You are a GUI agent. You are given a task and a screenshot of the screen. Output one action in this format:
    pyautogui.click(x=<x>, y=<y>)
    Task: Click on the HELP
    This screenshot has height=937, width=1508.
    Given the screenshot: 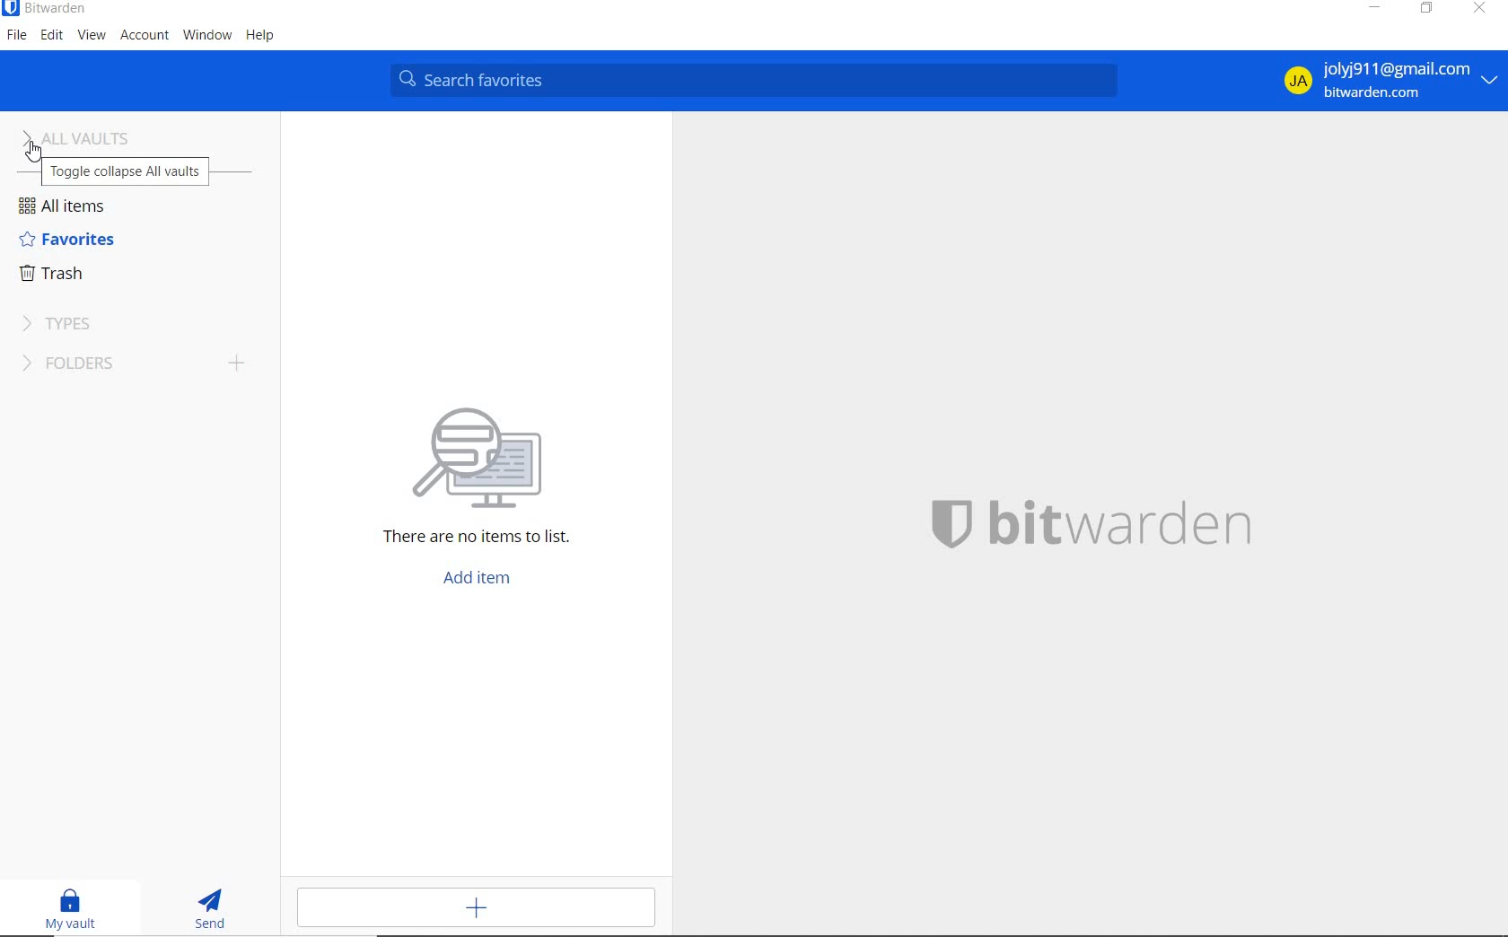 What is the action you would take?
    pyautogui.click(x=260, y=37)
    